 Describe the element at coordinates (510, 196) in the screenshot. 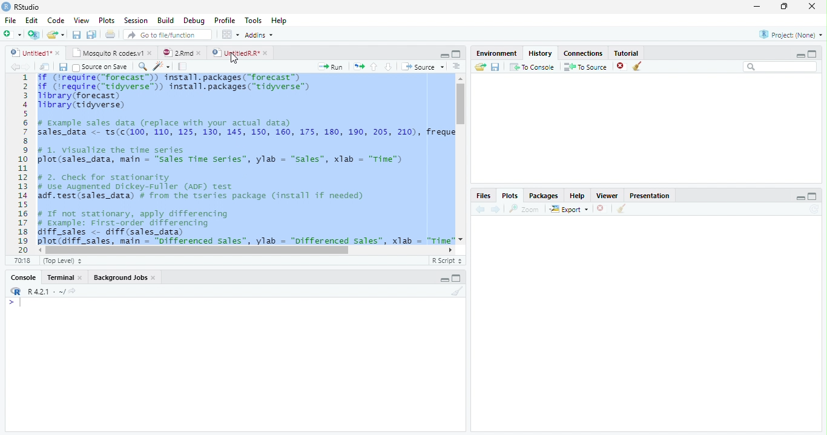

I see `Plots` at that location.